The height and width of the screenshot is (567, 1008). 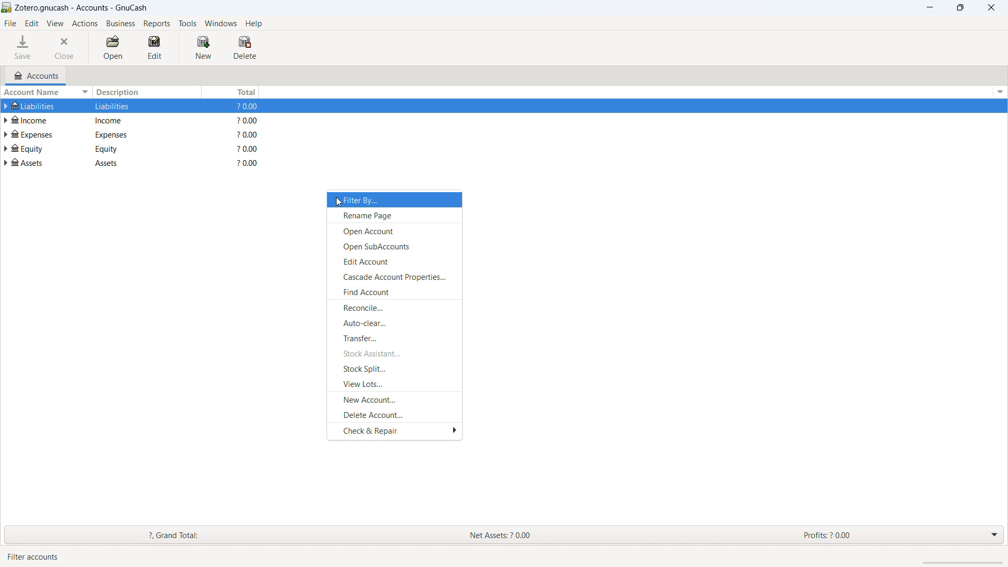 I want to click on equity, so click(x=118, y=149).